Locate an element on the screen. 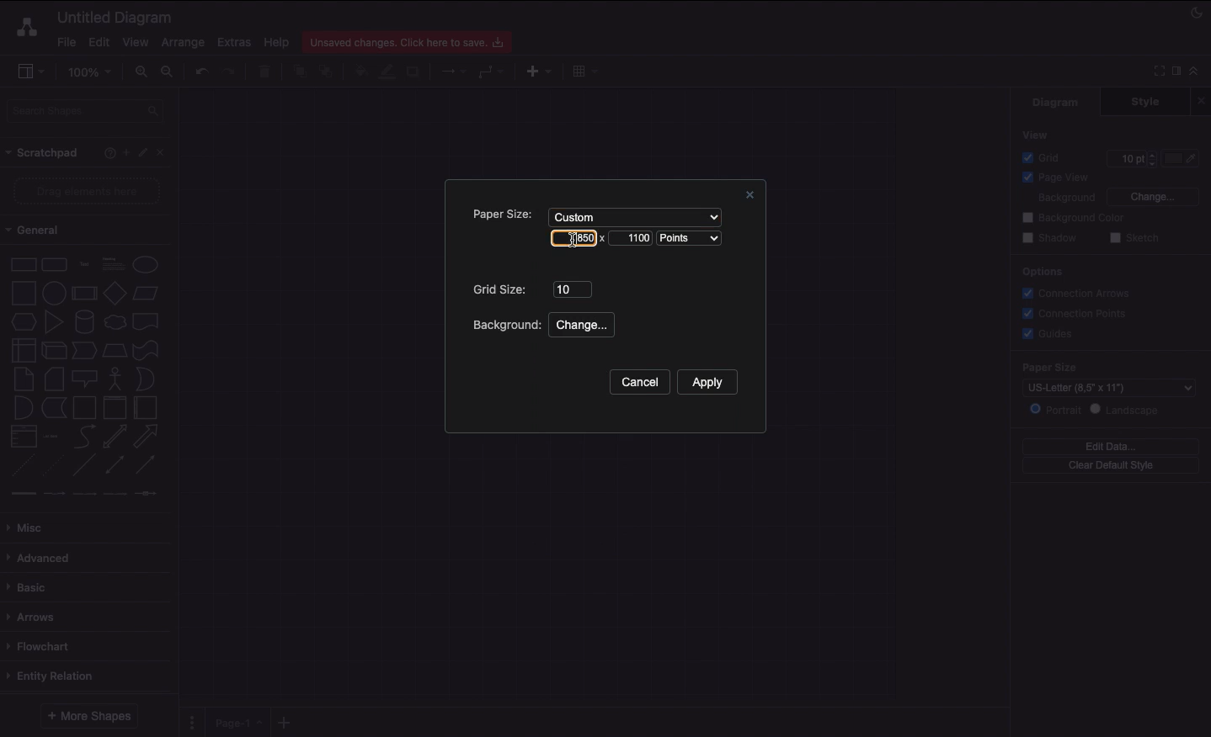 This screenshot has width=1211, height=737. Cancel is located at coordinates (638, 383).